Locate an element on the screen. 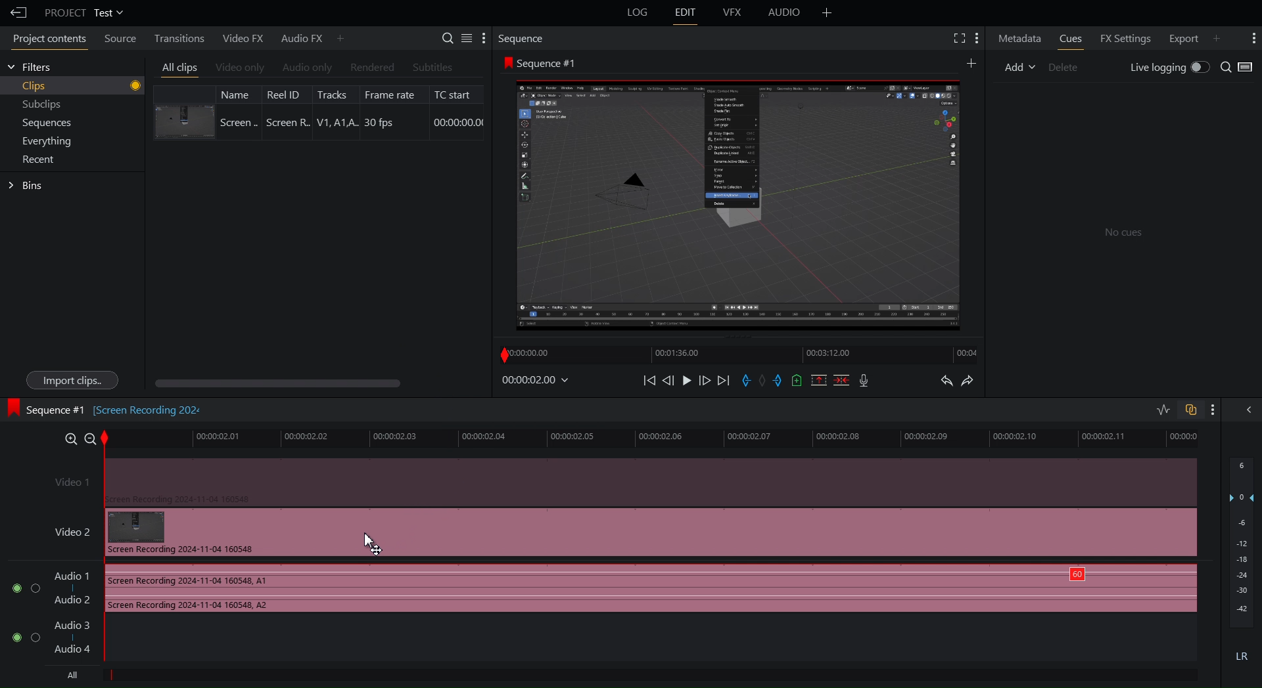 Image resolution: width=1262 pixels, height=688 pixels. Sequence #1 [Screen Recording 202 is located at coordinates (106, 408).